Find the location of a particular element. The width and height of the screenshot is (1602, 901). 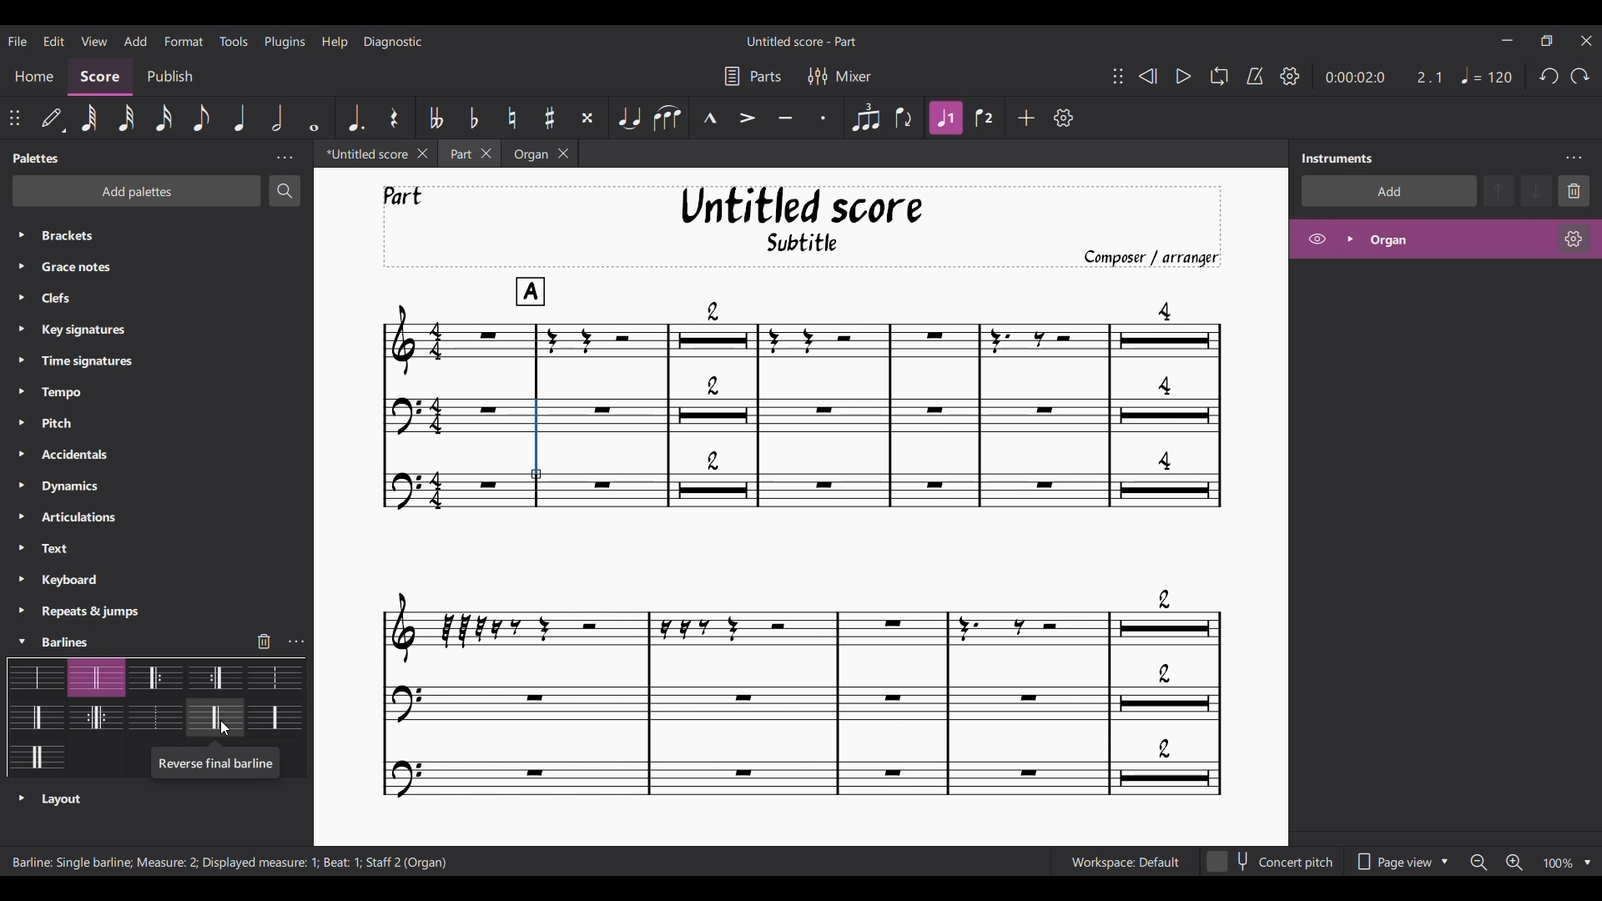

Name of current score is located at coordinates (802, 41).